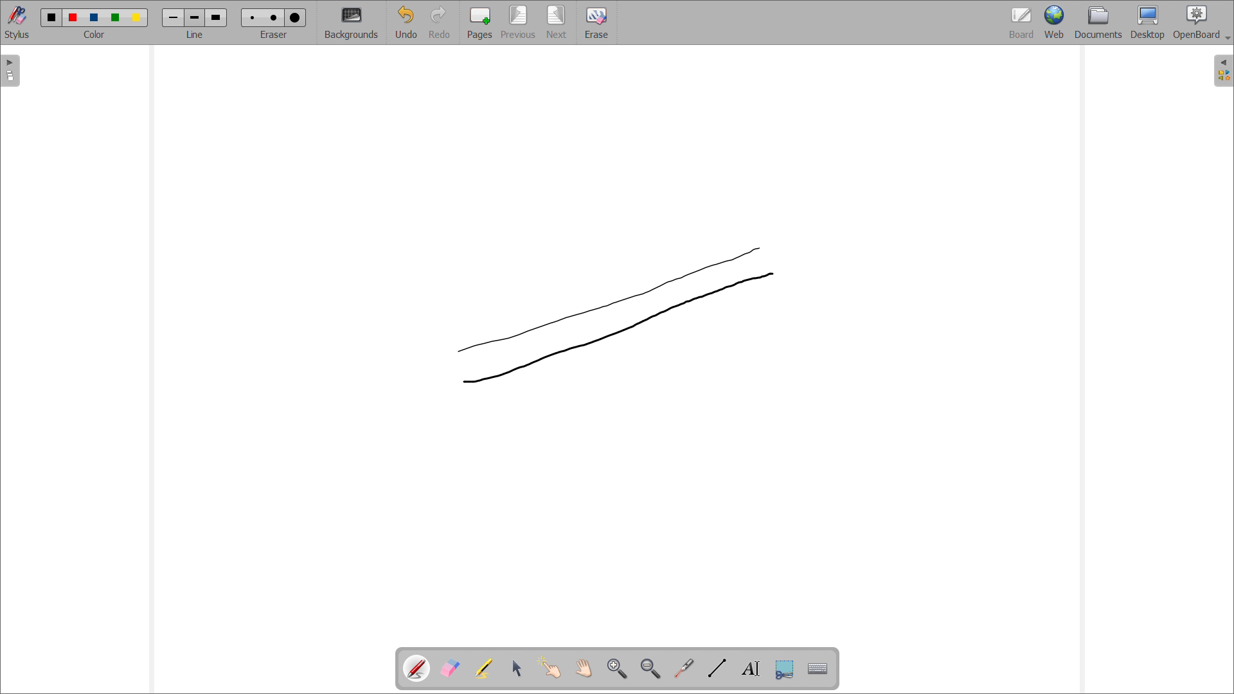  What do you see at coordinates (1201, 22) in the screenshot?
I see `openboard settings` at bounding box center [1201, 22].